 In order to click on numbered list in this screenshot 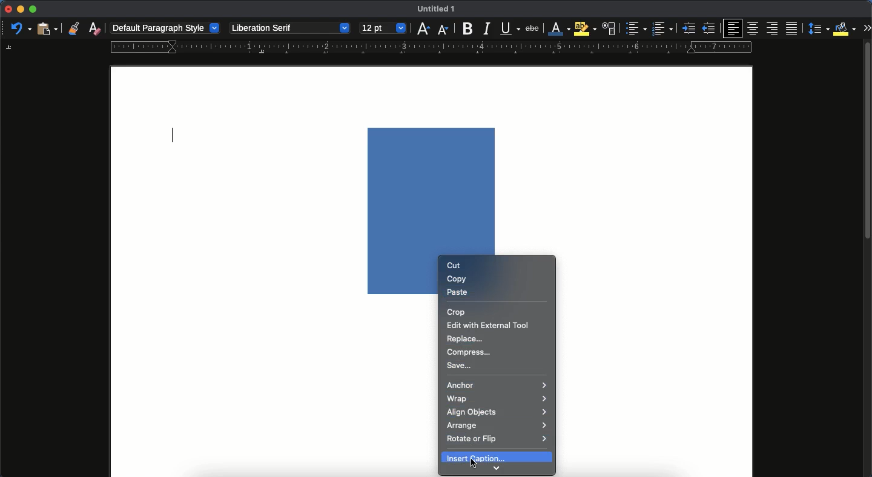, I will do `click(662, 30)`.